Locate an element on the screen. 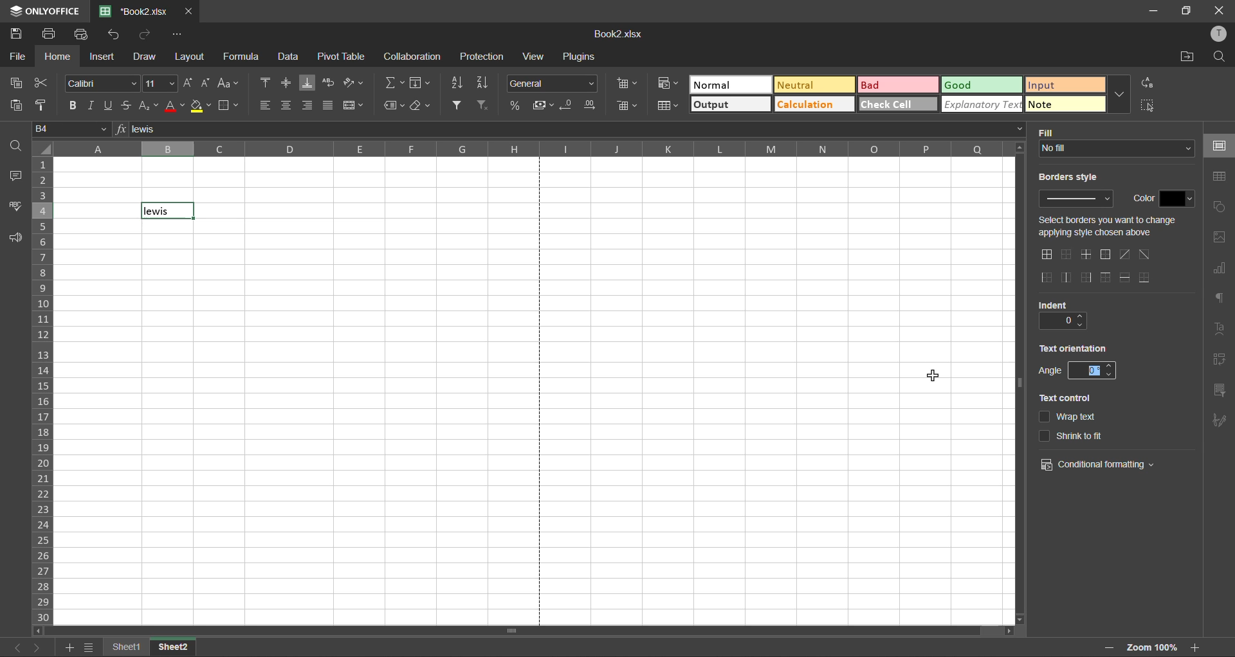  images is located at coordinates (1218, 238).